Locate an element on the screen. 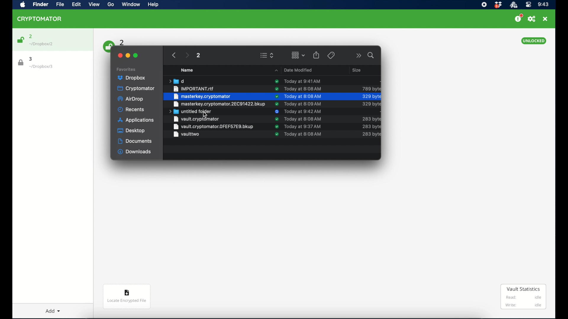  sync is located at coordinates (277, 112).